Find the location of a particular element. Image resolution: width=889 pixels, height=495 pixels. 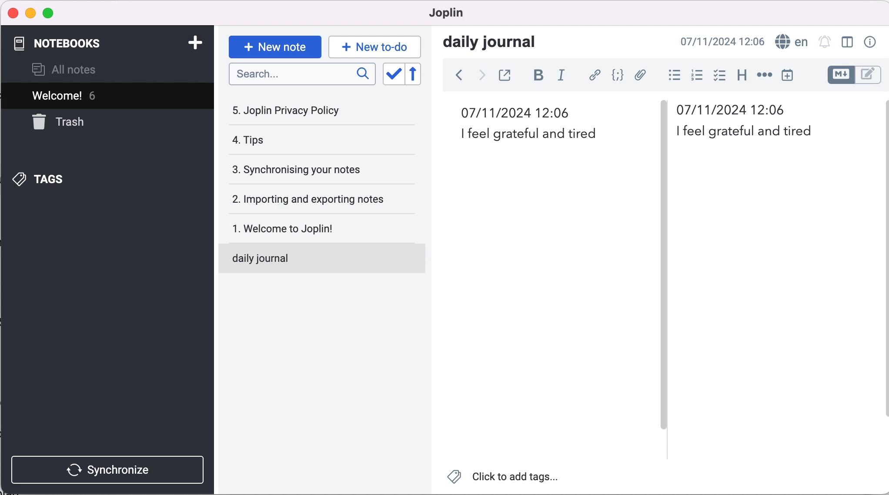

joplin privacy policy is located at coordinates (292, 110).